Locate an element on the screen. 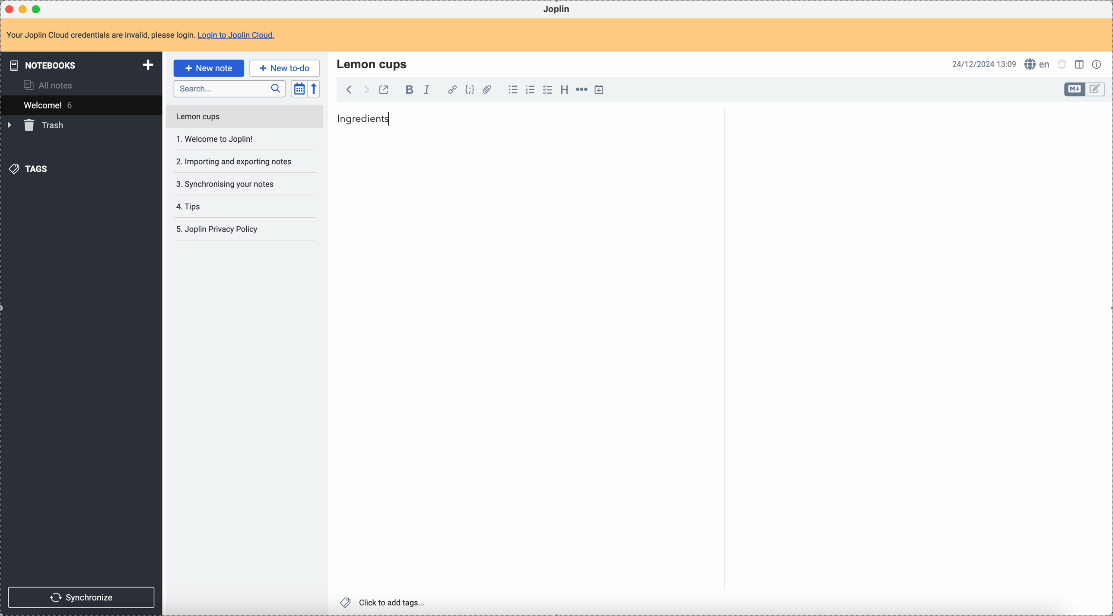 Image resolution: width=1113 pixels, height=616 pixels. check list is located at coordinates (547, 90).